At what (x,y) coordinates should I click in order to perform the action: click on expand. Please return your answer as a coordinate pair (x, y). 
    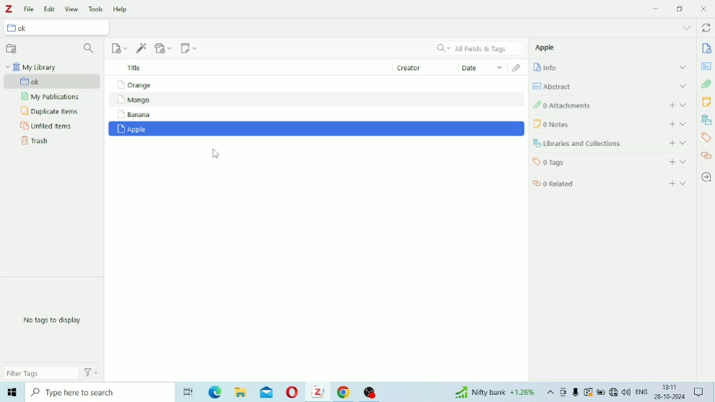
    Looking at the image, I should click on (680, 66).